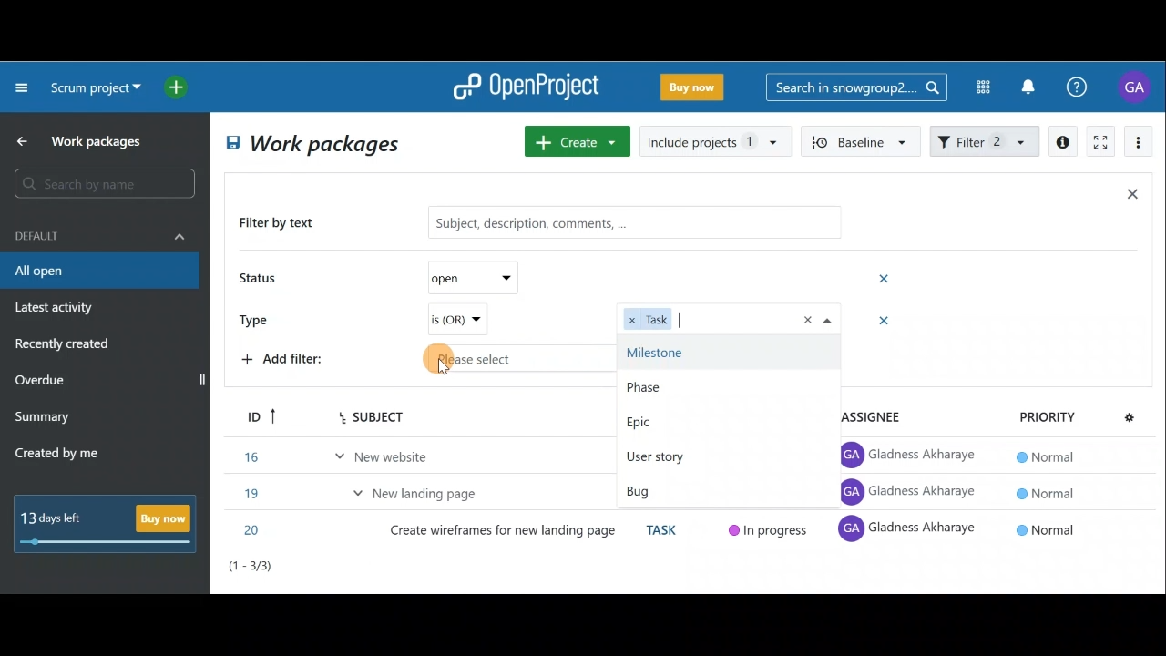  I want to click on Item 15, so click(424, 488).